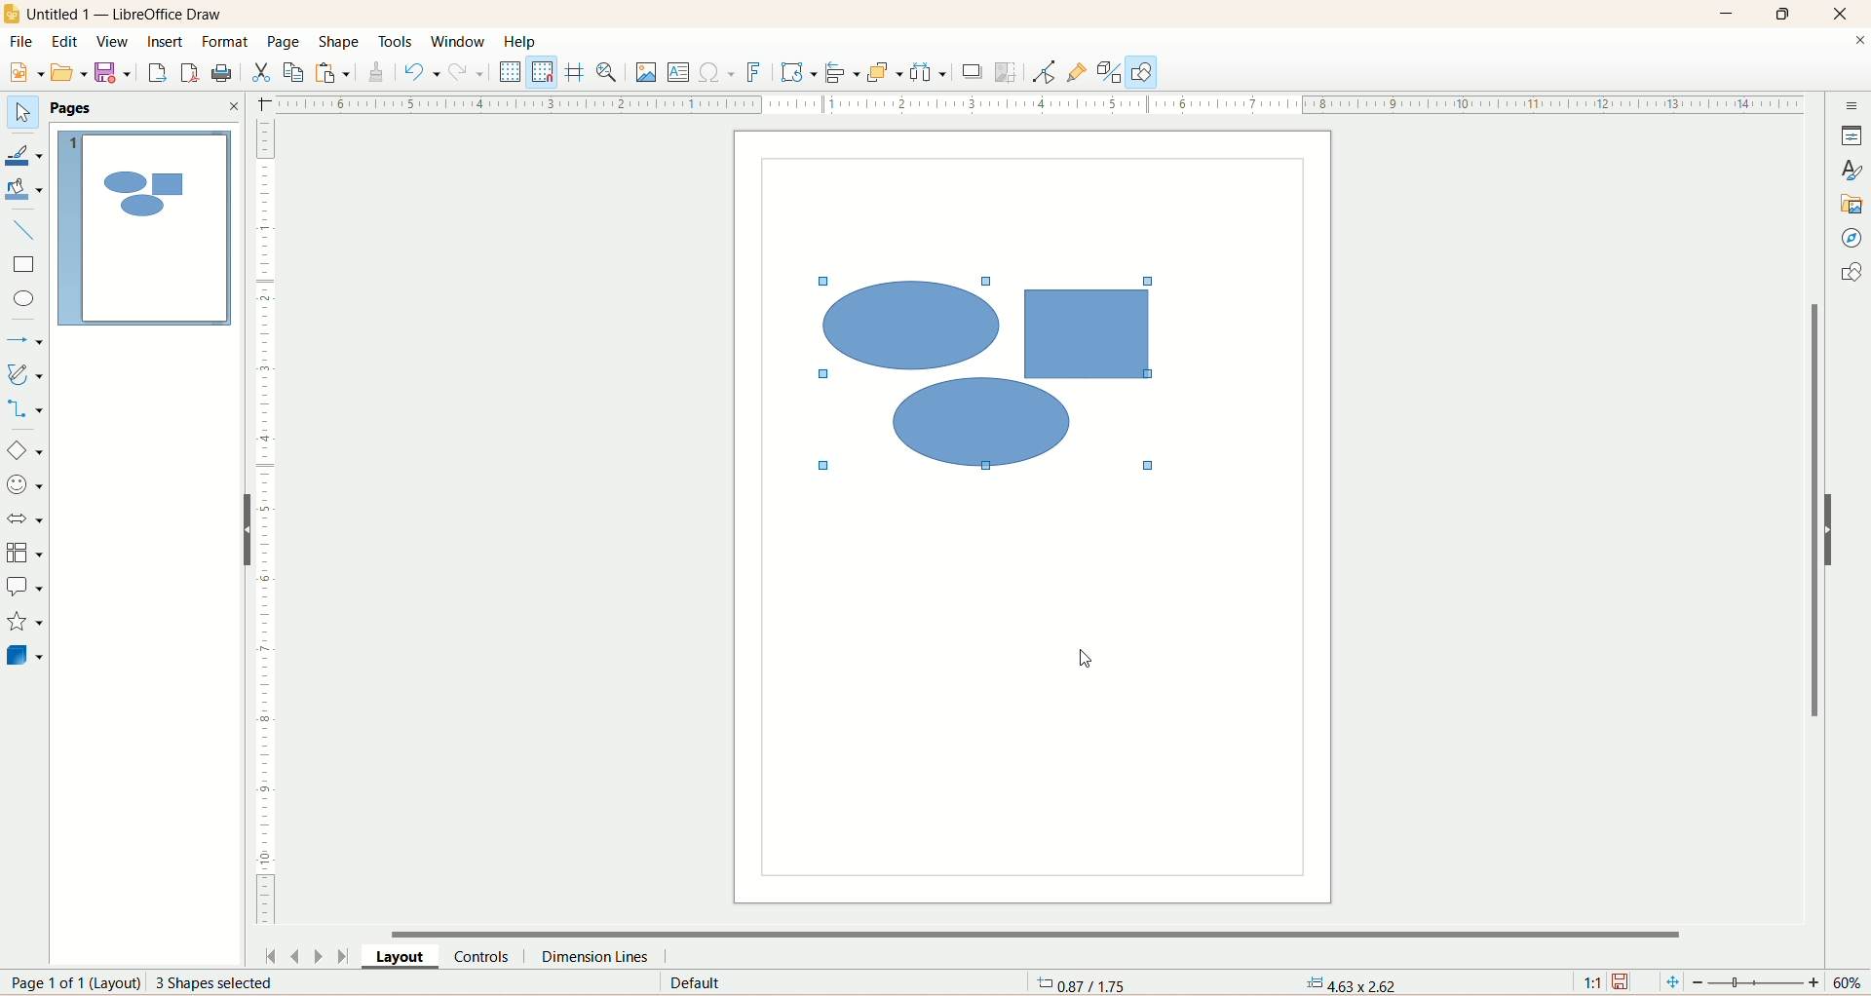  Describe the element at coordinates (756, 71) in the screenshot. I see `fontwork text` at that location.